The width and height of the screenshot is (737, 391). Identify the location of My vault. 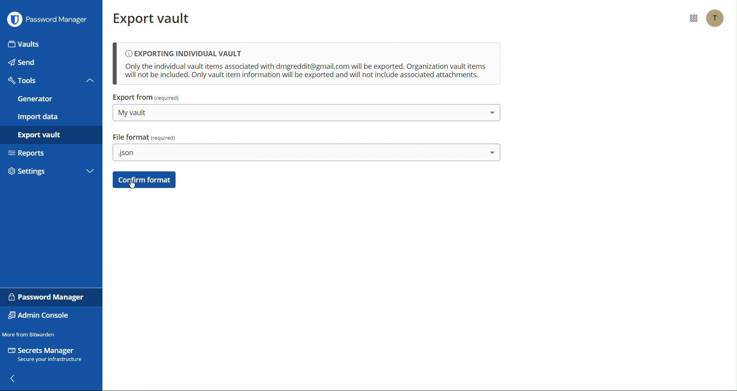
(304, 113).